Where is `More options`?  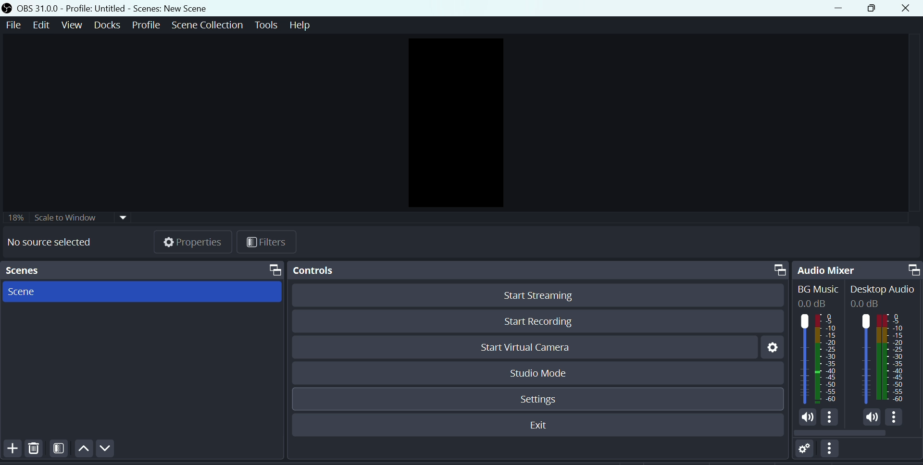 More options is located at coordinates (833, 452).